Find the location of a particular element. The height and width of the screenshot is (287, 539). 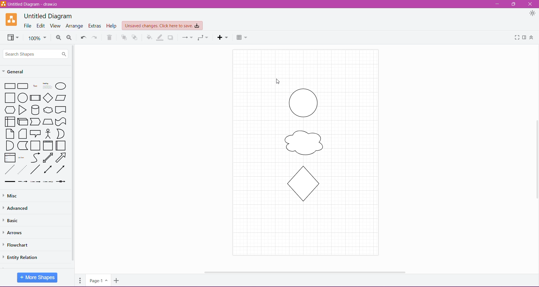

Untitled Diagram is located at coordinates (48, 16).